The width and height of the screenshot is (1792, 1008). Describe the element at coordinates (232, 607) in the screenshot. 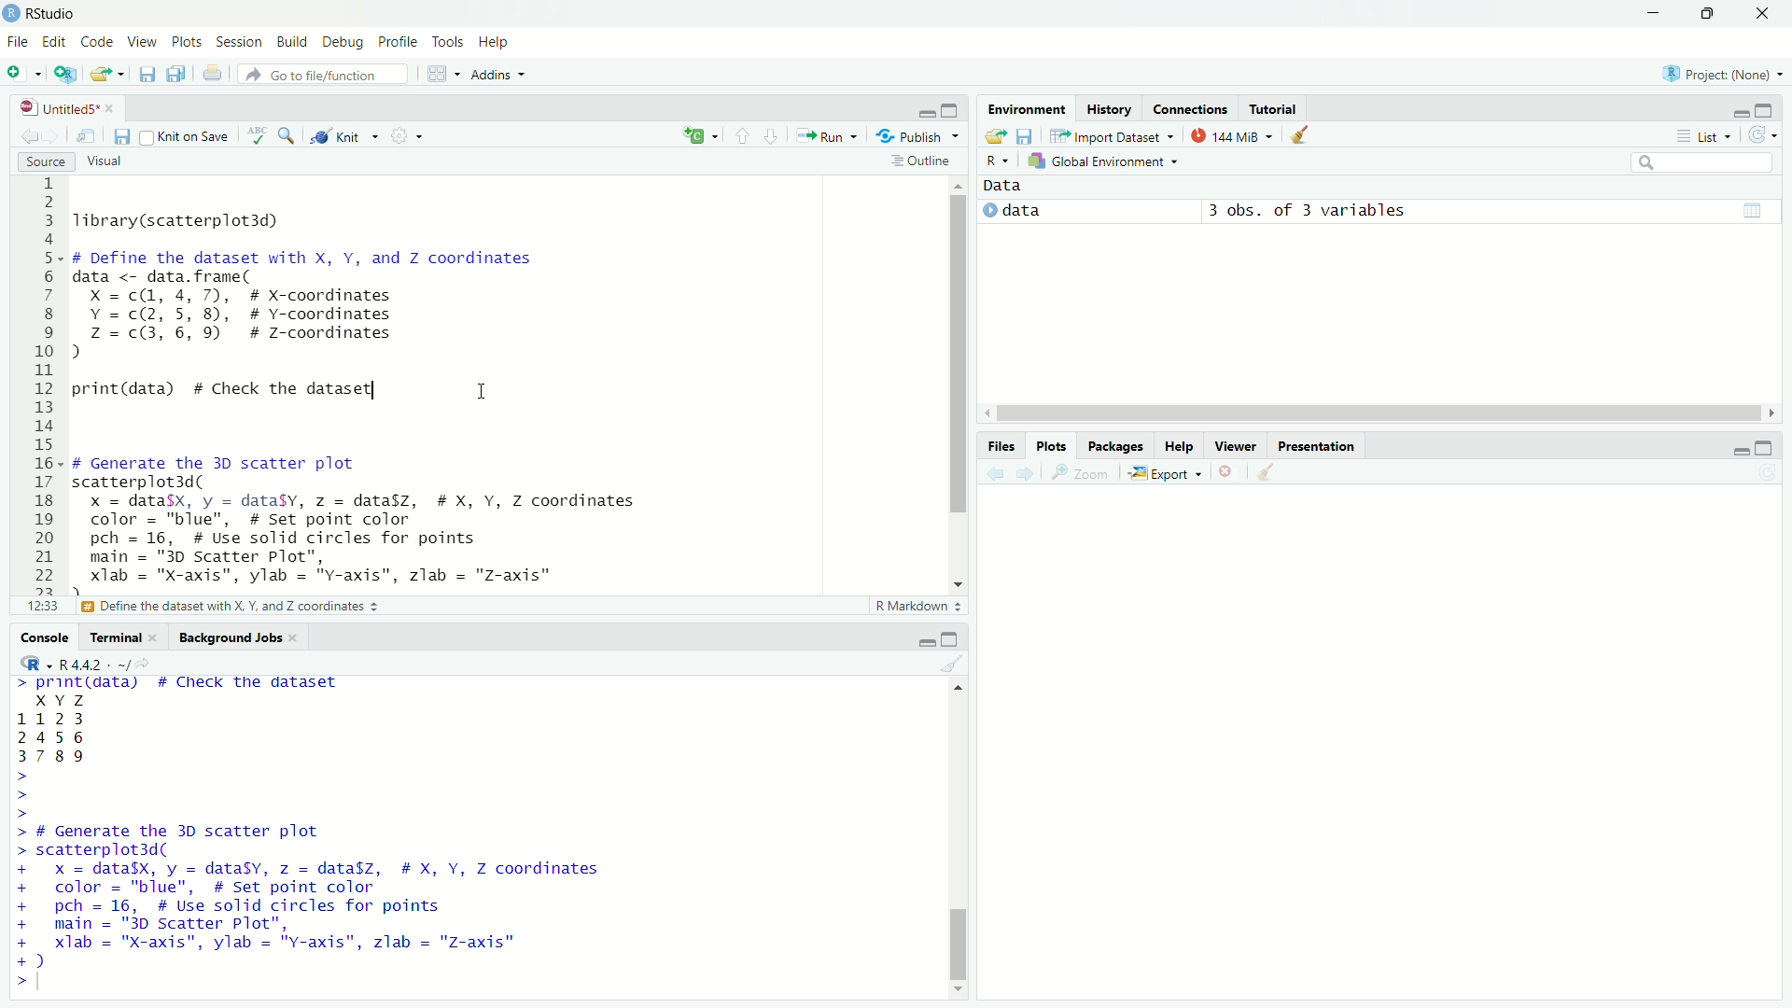

I see `Define the dataset with X, Y, and Z coordinates` at that location.